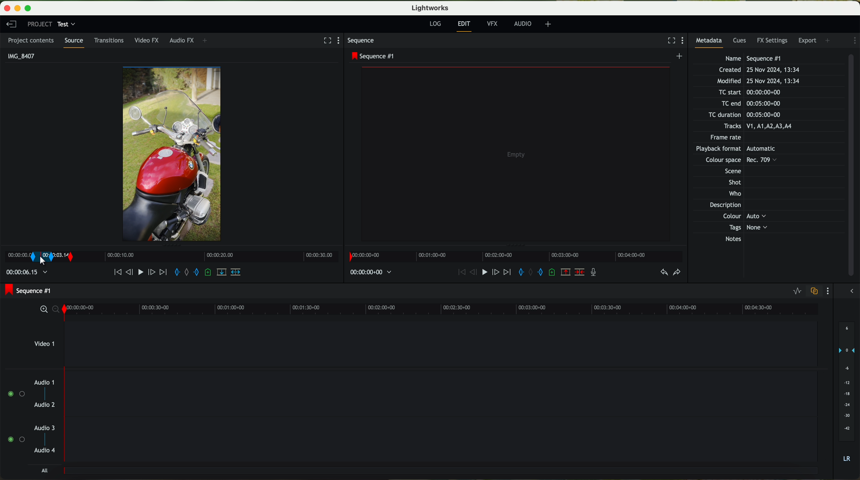 The image size is (860, 480). Describe the element at coordinates (553, 273) in the screenshot. I see `add a cue at the current position` at that location.